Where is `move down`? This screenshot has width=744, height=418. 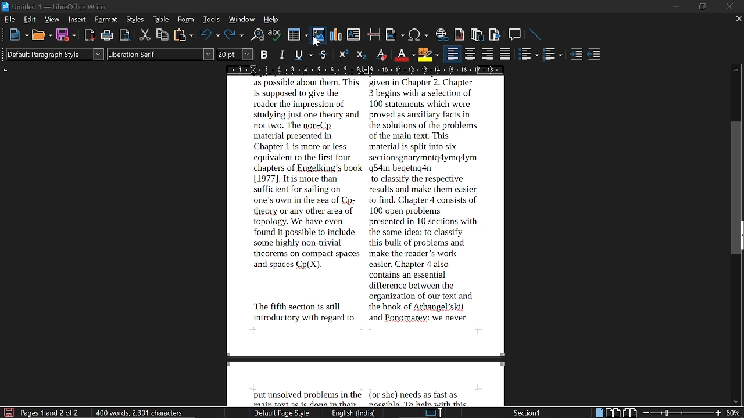
move down is located at coordinates (736, 399).